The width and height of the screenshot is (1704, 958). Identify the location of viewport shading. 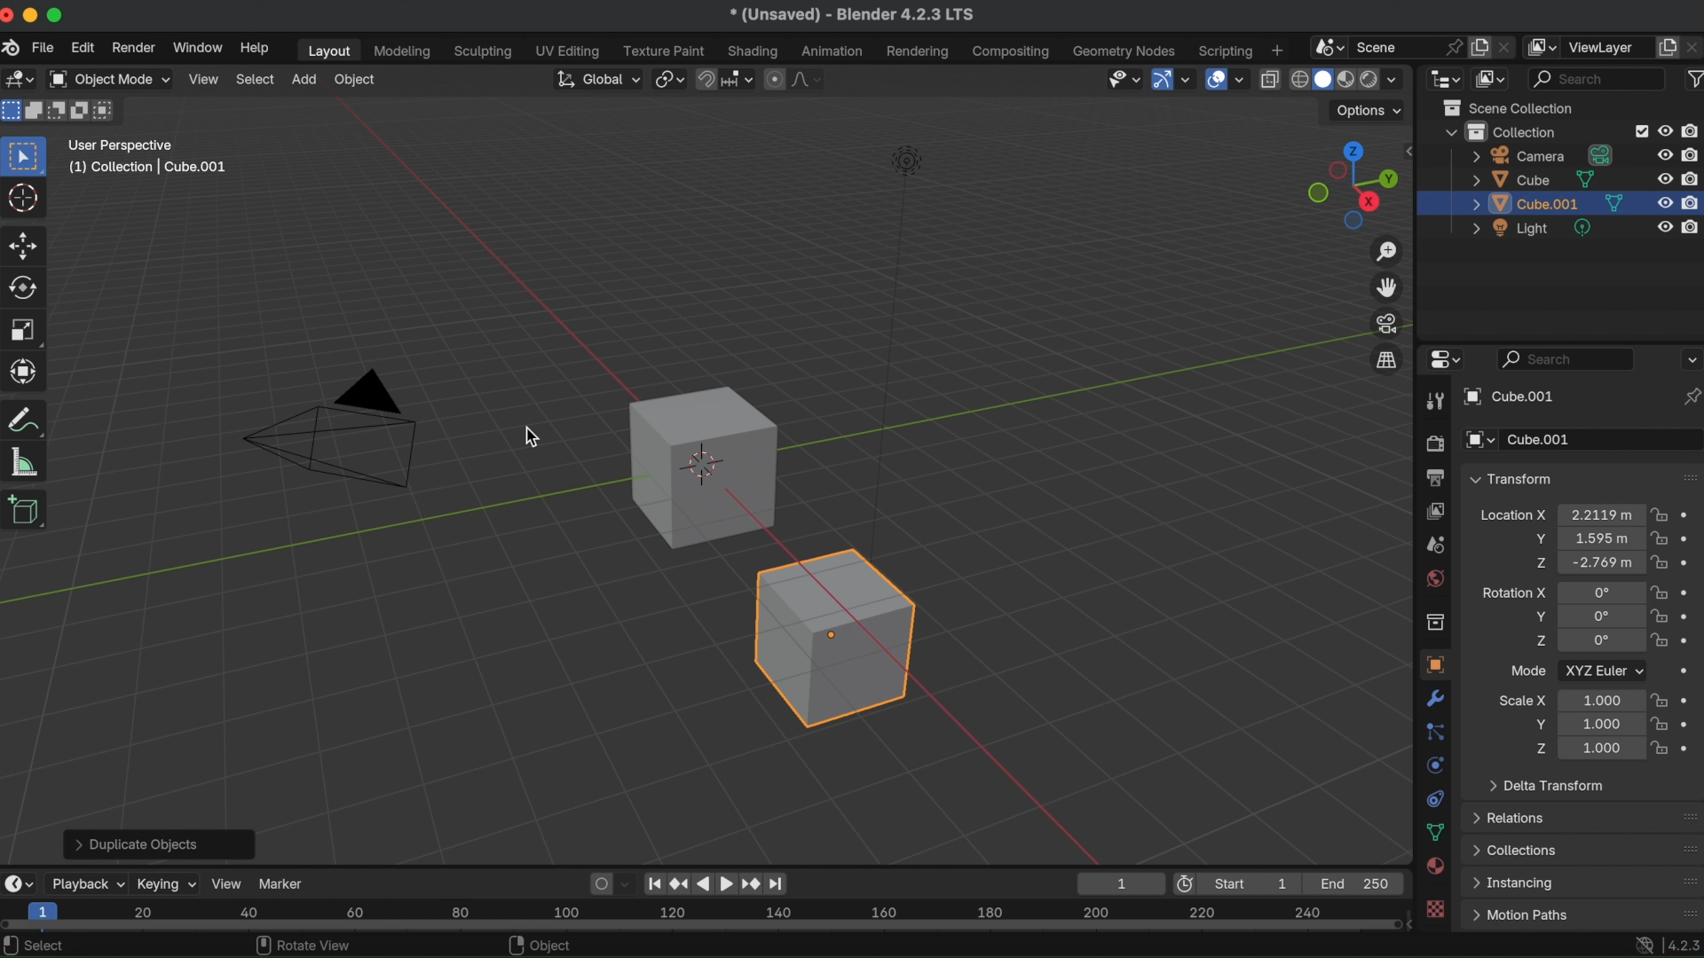
(1368, 81).